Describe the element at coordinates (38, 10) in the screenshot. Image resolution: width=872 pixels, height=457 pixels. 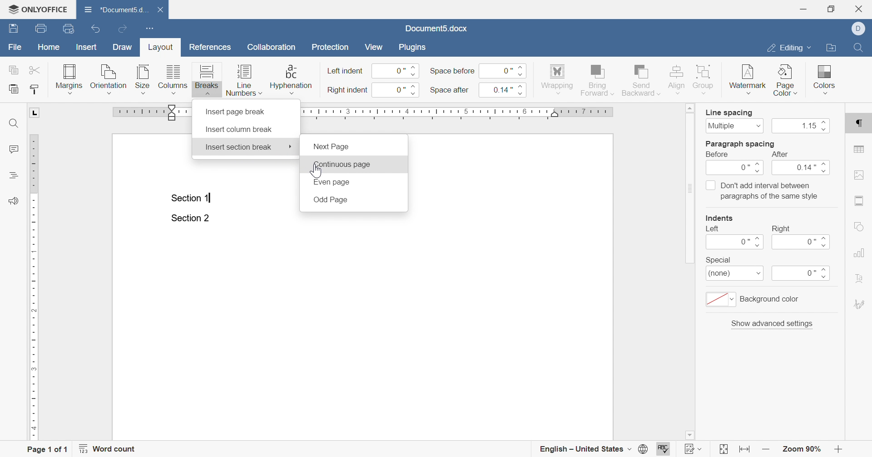
I see `ONLYOFFICE` at that location.